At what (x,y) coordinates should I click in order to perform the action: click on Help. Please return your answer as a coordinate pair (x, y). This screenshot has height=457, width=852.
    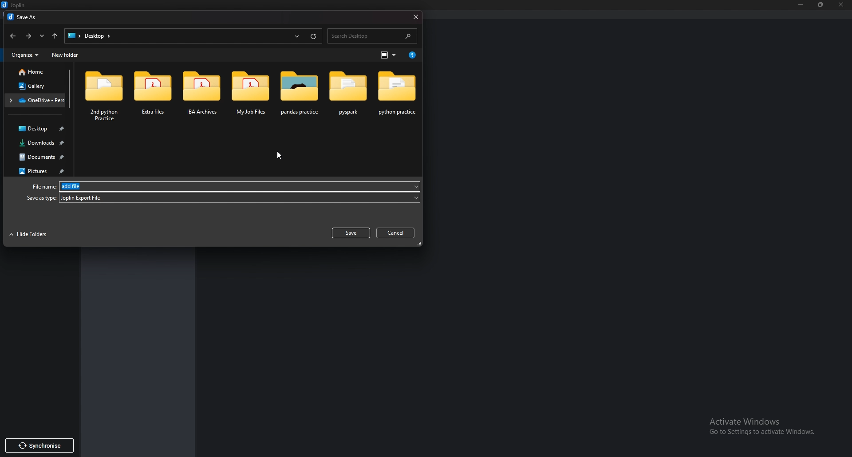
    Looking at the image, I should click on (414, 55).